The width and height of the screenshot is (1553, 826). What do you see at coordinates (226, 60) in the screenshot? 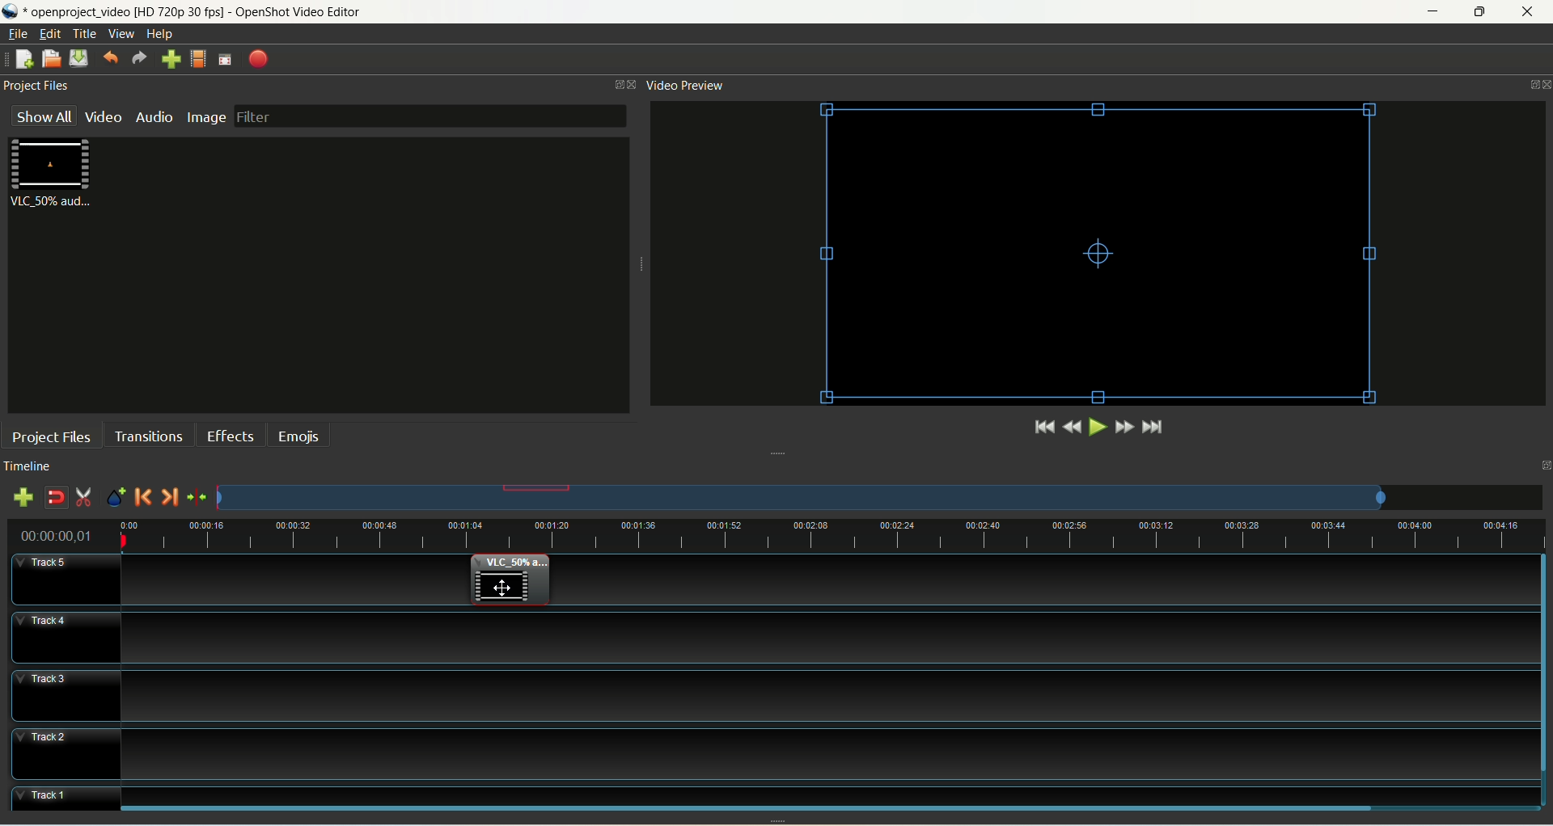
I see `fullscreen` at bounding box center [226, 60].